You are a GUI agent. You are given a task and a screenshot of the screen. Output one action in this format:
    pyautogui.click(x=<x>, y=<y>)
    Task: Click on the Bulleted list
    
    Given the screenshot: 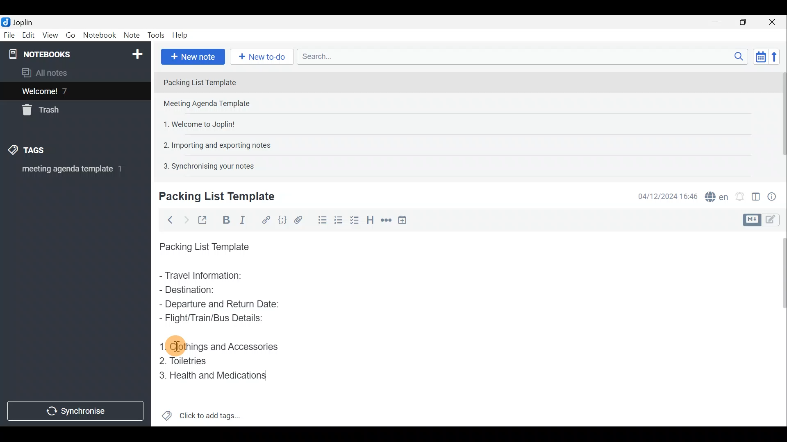 What is the action you would take?
    pyautogui.click(x=319, y=221)
    